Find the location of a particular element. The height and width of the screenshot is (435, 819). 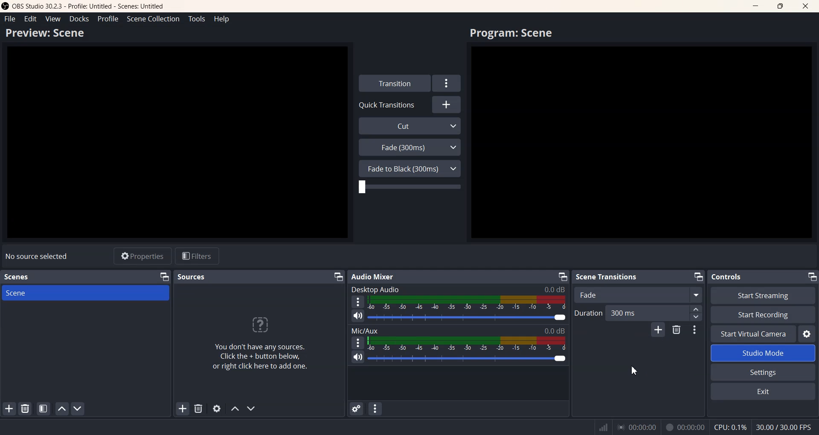

Remove selected batch is located at coordinates (26, 408).